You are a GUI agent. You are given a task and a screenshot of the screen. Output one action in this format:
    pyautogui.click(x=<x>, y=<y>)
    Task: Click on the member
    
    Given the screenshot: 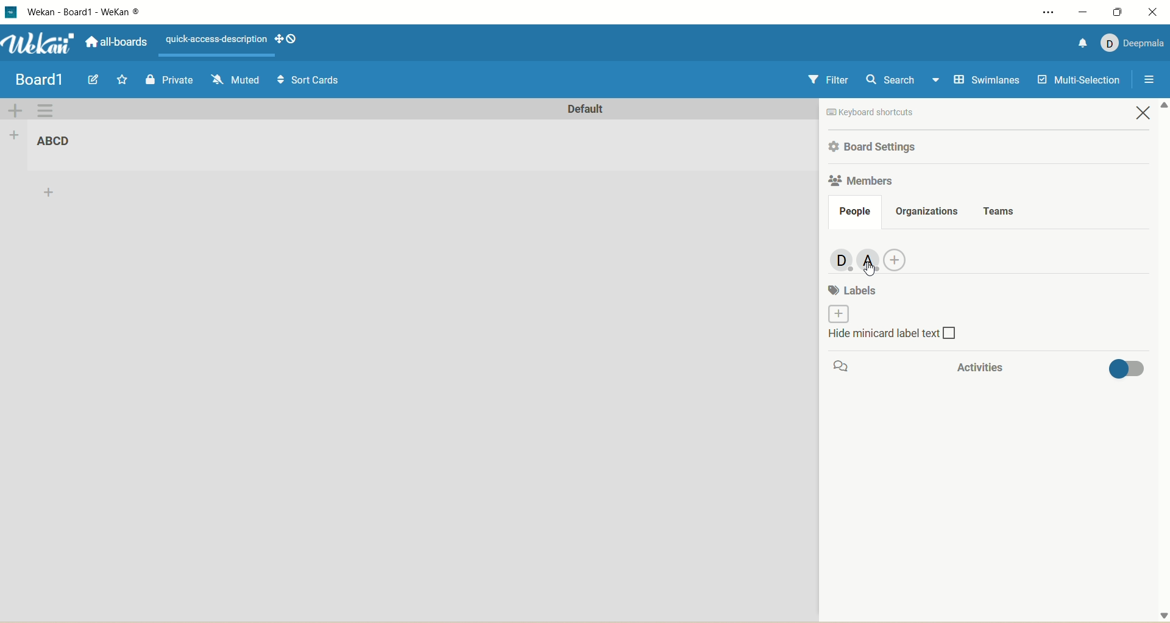 What is the action you would take?
    pyautogui.click(x=869, y=258)
    